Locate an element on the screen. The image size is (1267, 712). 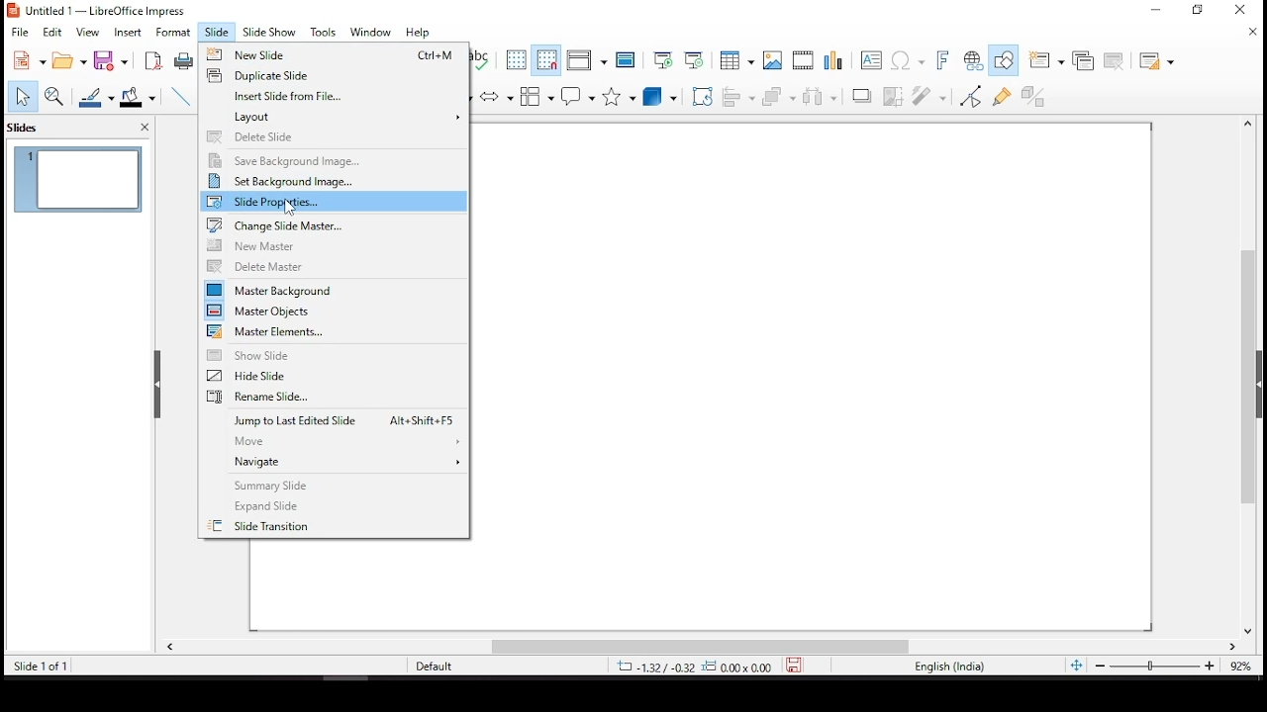
duplicate slide is located at coordinates (1083, 60).